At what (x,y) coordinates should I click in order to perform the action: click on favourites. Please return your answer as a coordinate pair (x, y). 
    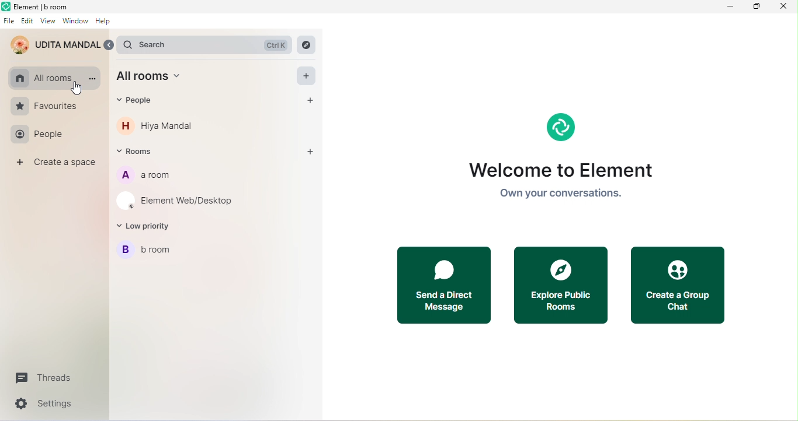
    Looking at the image, I should click on (46, 107).